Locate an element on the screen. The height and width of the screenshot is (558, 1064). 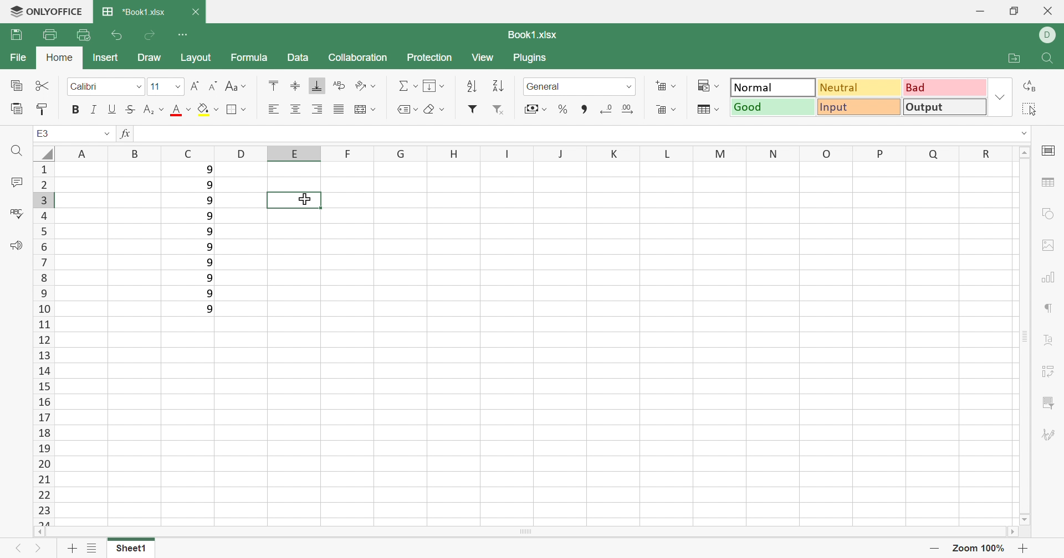
Superscript / Subscript is located at coordinates (152, 110).